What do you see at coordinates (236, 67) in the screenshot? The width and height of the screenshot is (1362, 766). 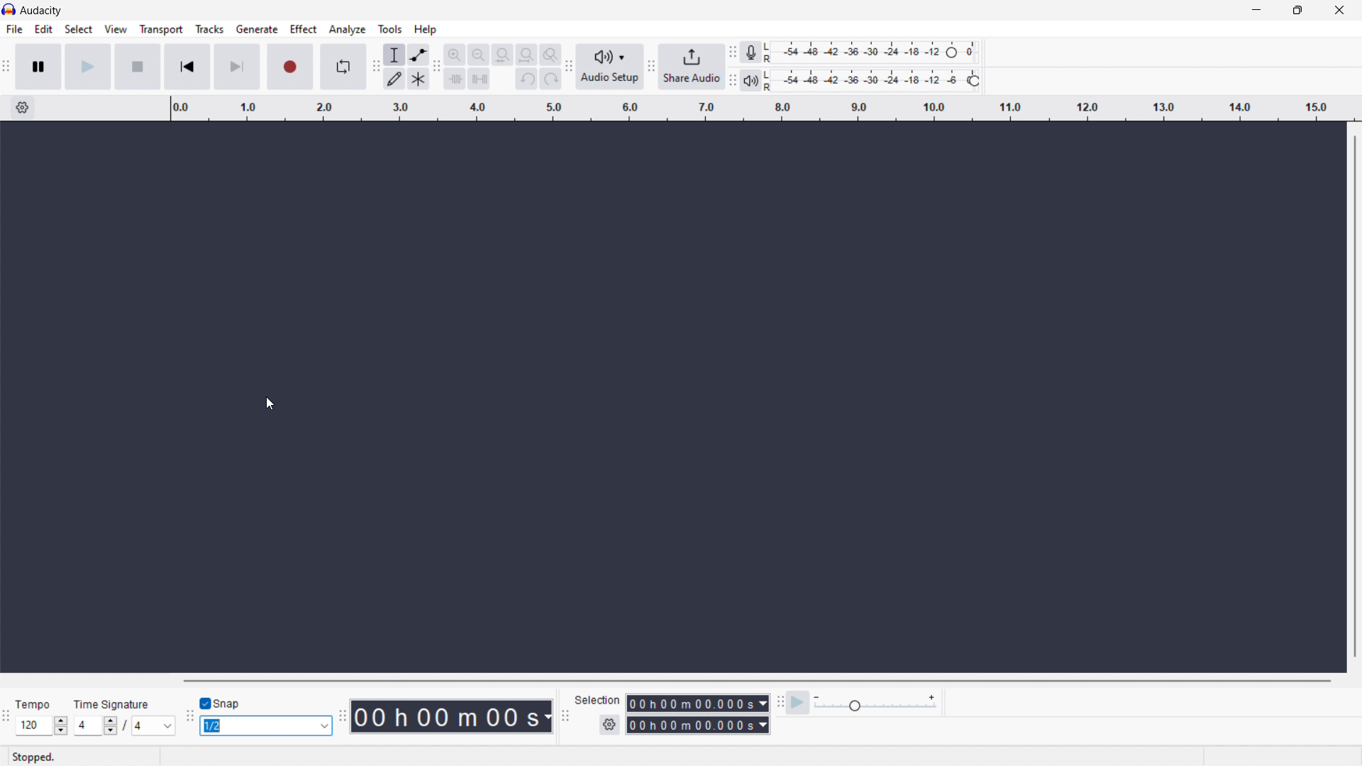 I see `skip to end` at bounding box center [236, 67].